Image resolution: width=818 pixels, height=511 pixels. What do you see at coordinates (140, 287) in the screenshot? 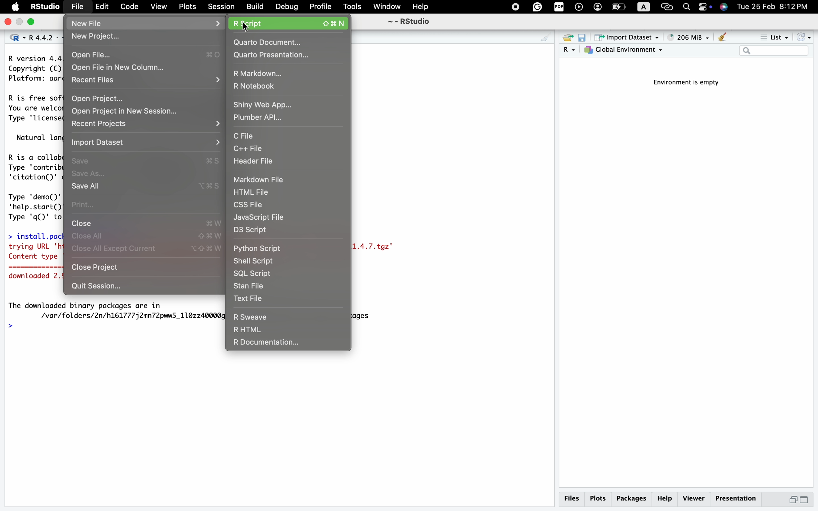
I see `quit session` at bounding box center [140, 287].